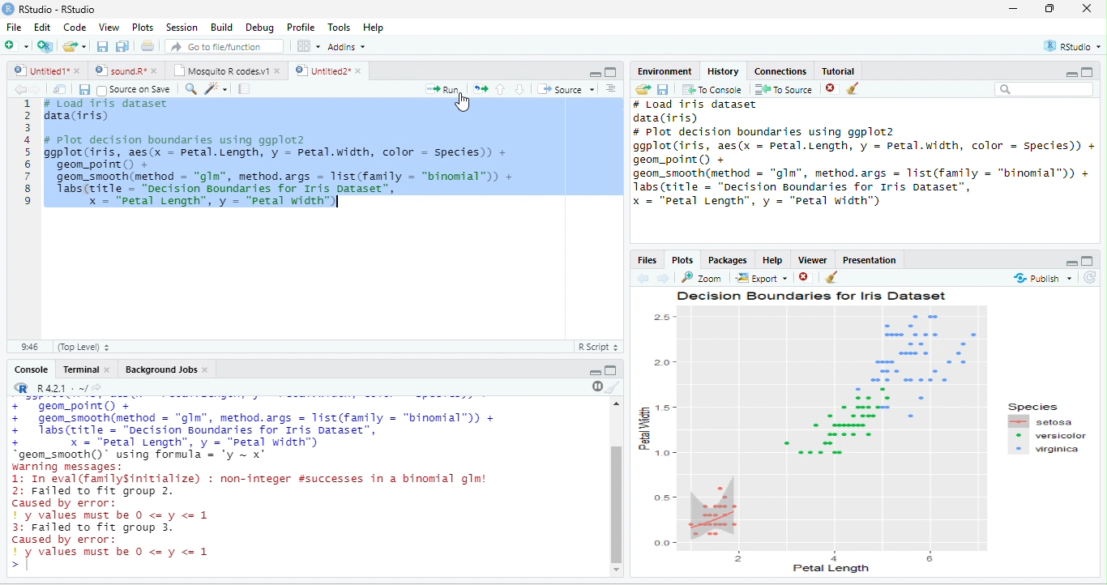  I want to click on To source, so click(782, 90).